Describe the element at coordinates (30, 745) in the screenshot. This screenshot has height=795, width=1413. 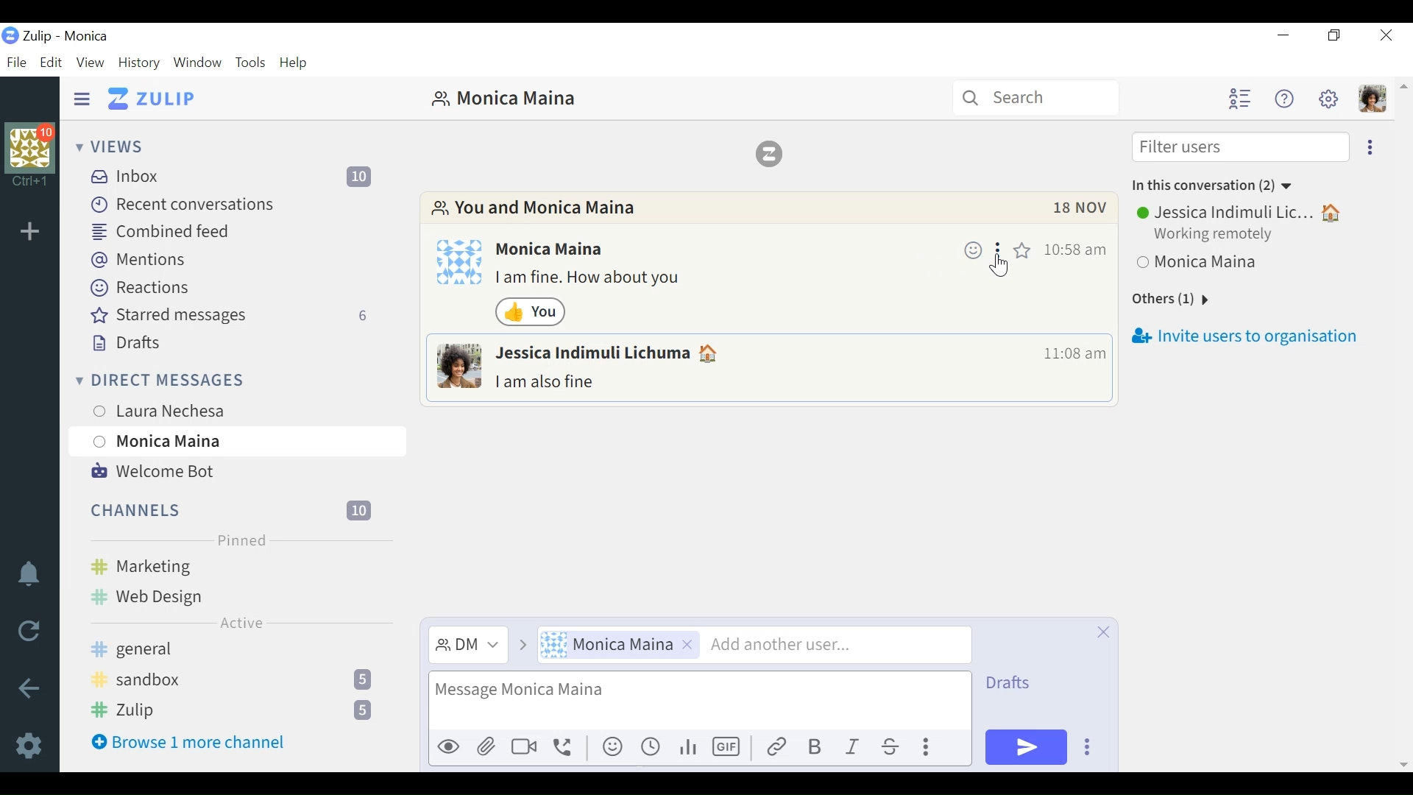
I see `Settings` at that location.